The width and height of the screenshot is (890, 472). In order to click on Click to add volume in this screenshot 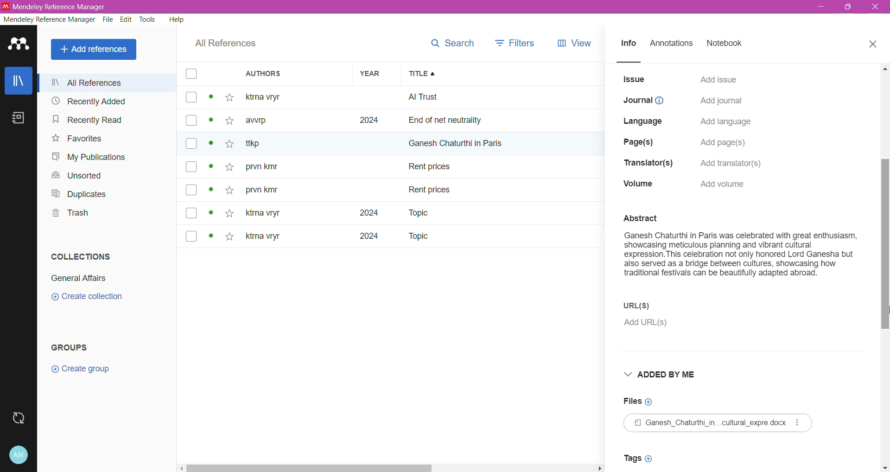, I will do `click(726, 184)`.